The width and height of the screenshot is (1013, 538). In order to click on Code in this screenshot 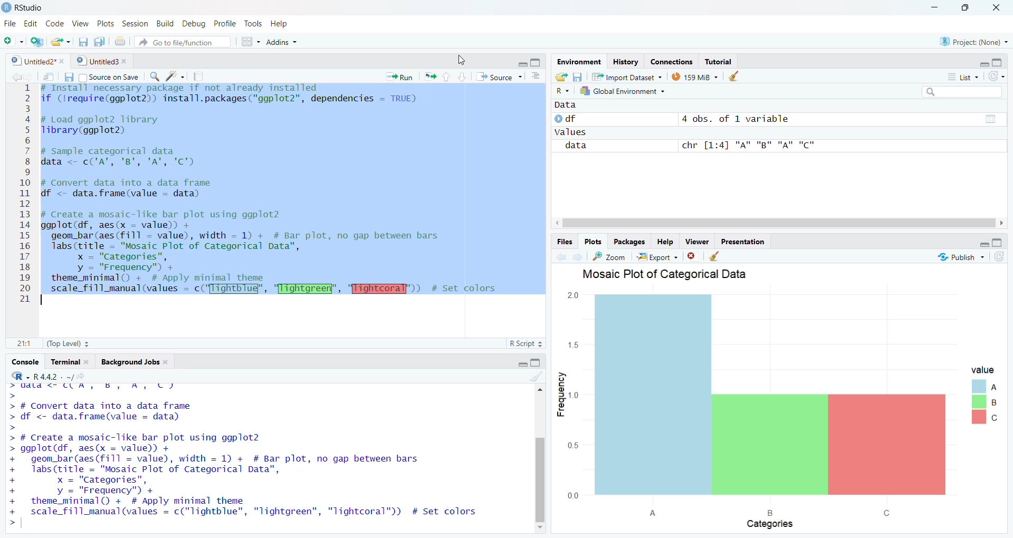, I will do `click(54, 23)`.